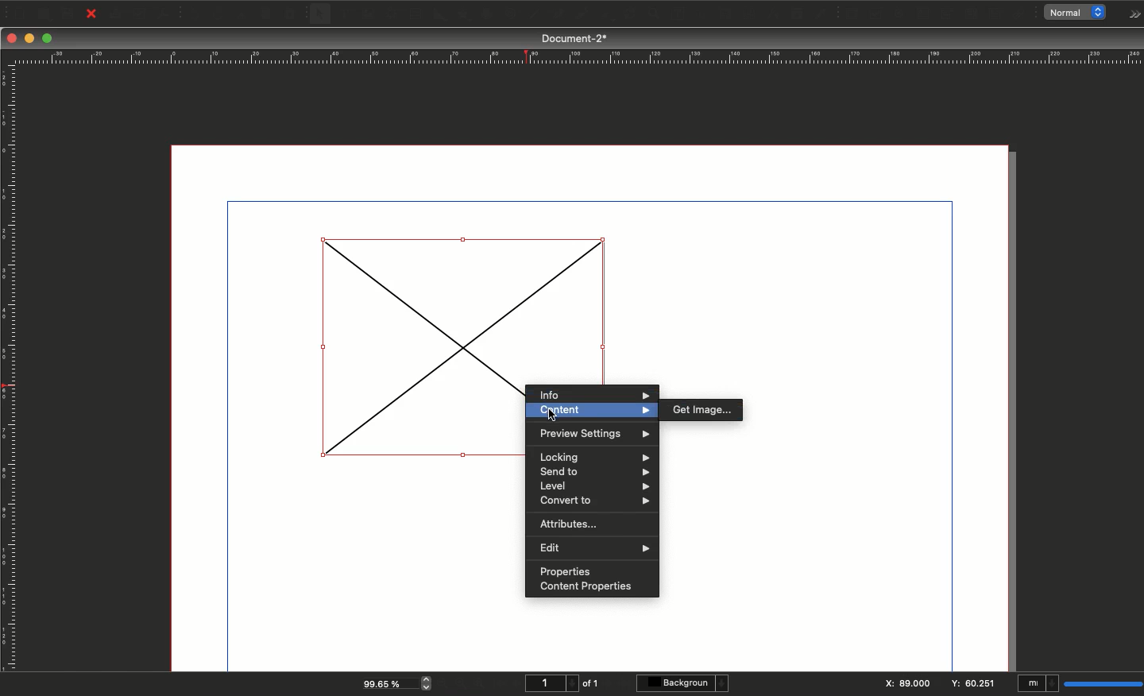 This screenshot has height=696, width=1144. Describe the element at coordinates (945, 14) in the screenshot. I see `PDF combo box` at that location.